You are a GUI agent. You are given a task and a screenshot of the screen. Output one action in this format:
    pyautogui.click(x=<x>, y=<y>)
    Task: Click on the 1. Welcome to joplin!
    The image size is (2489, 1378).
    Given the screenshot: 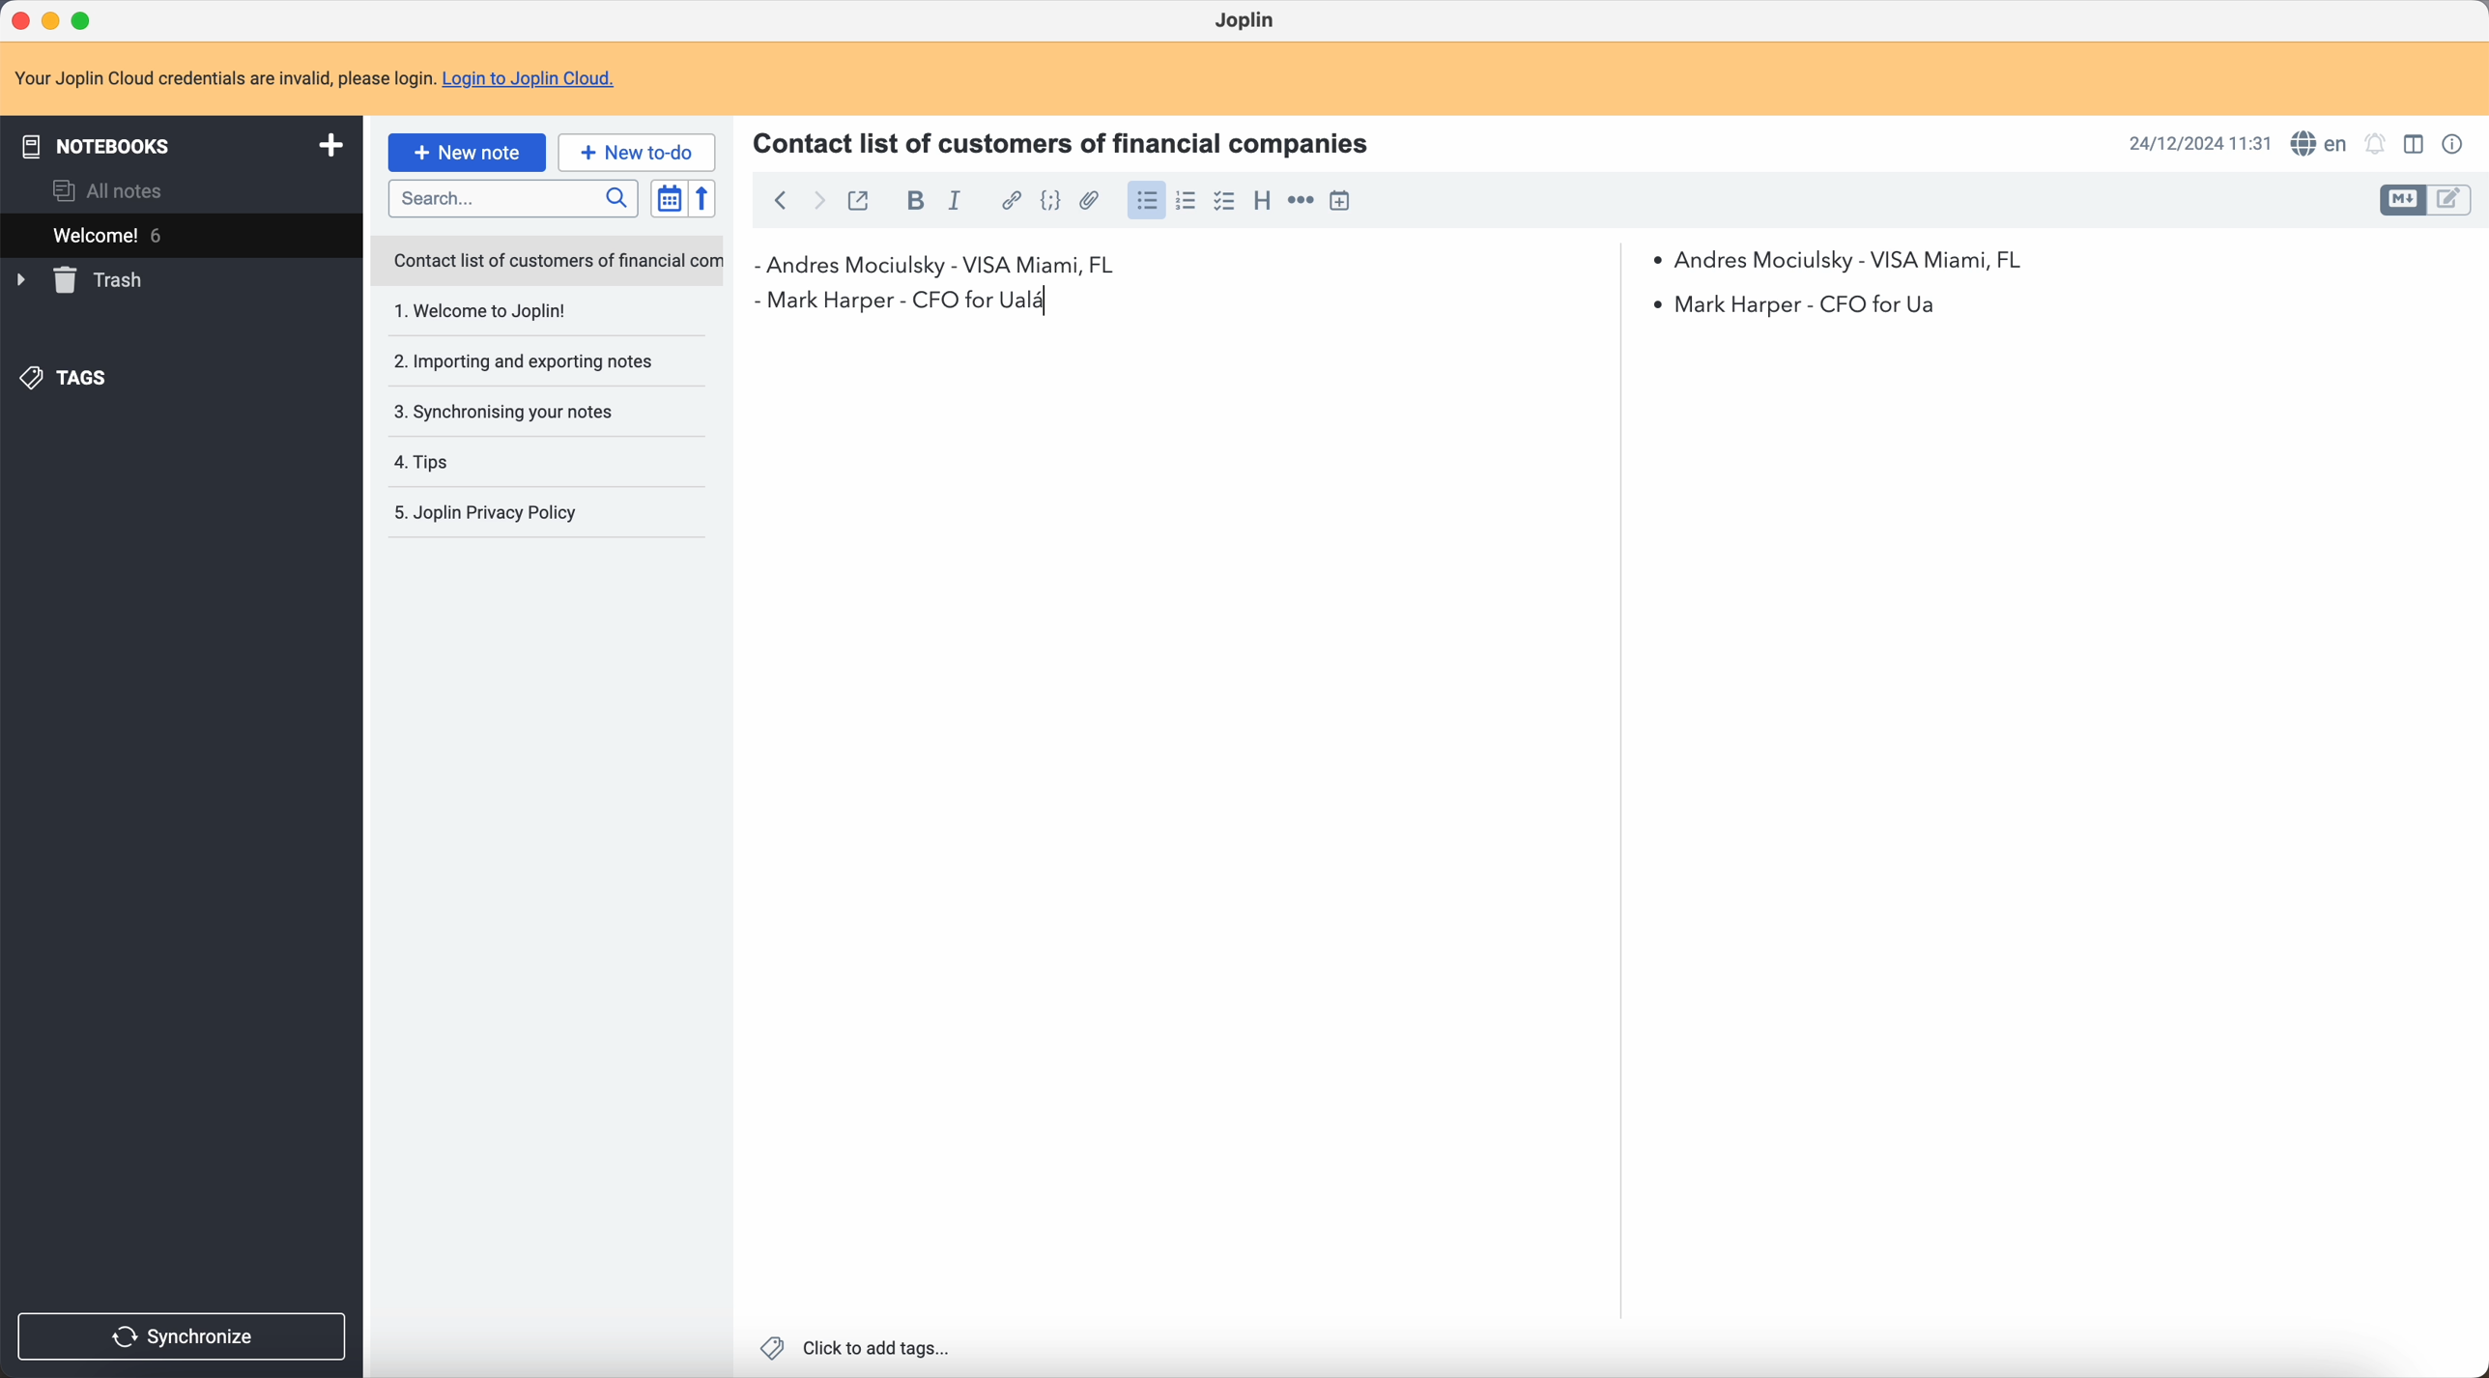 What is the action you would take?
    pyautogui.click(x=526, y=312)
    